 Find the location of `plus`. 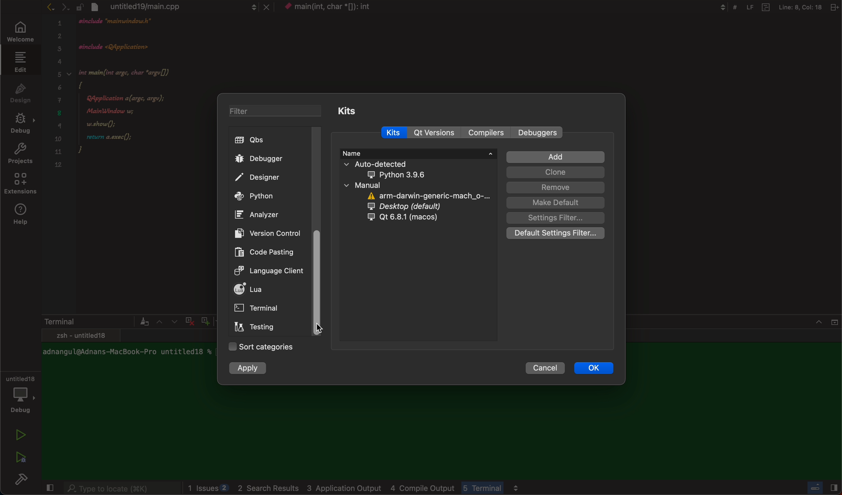

plus is located at coordinates (204, 320).